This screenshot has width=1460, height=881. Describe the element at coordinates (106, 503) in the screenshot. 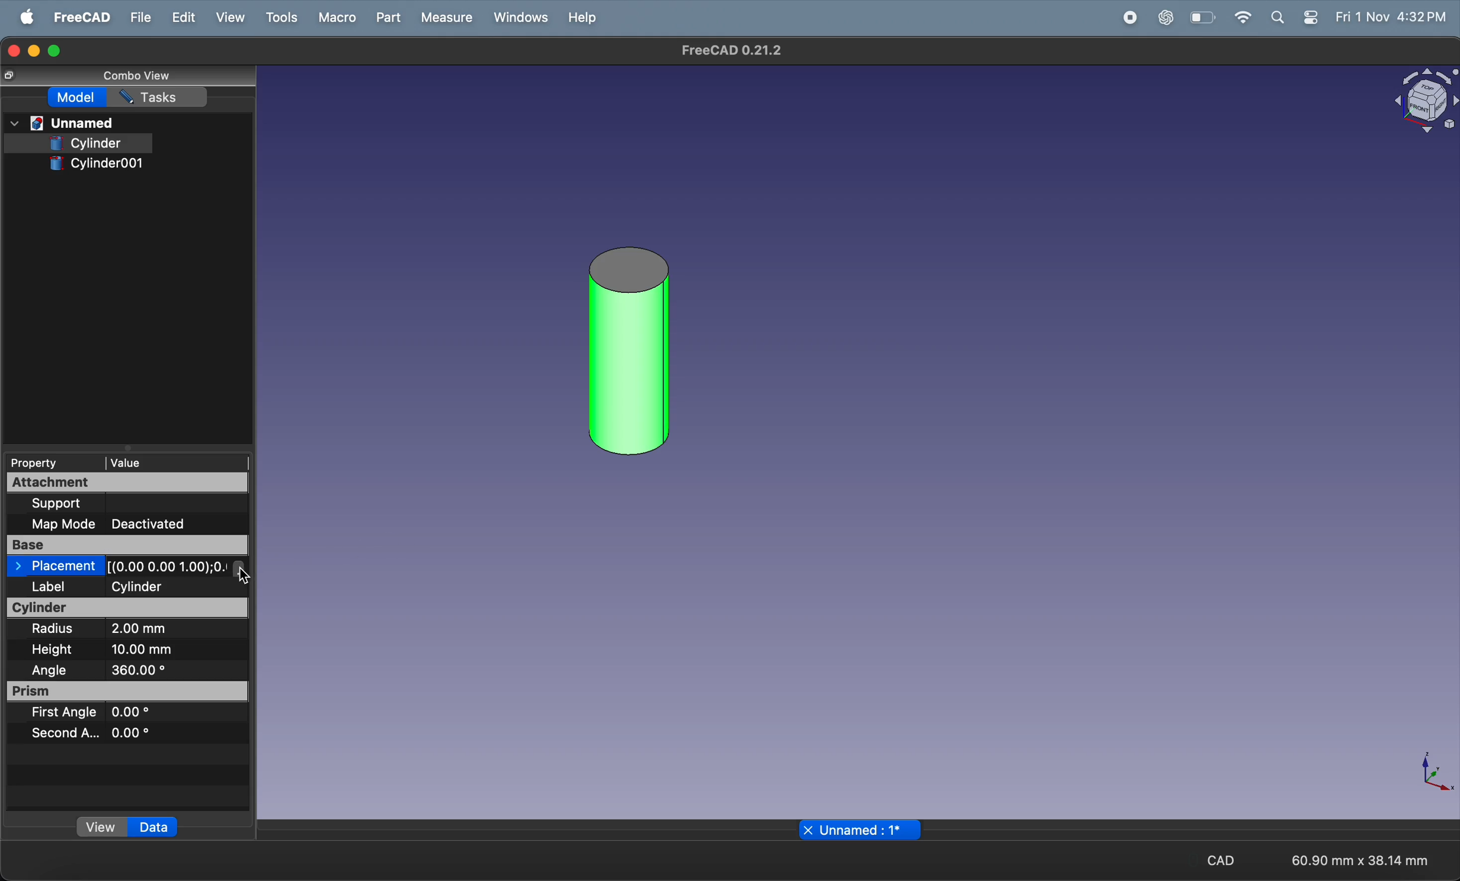

I see `support` at that location.